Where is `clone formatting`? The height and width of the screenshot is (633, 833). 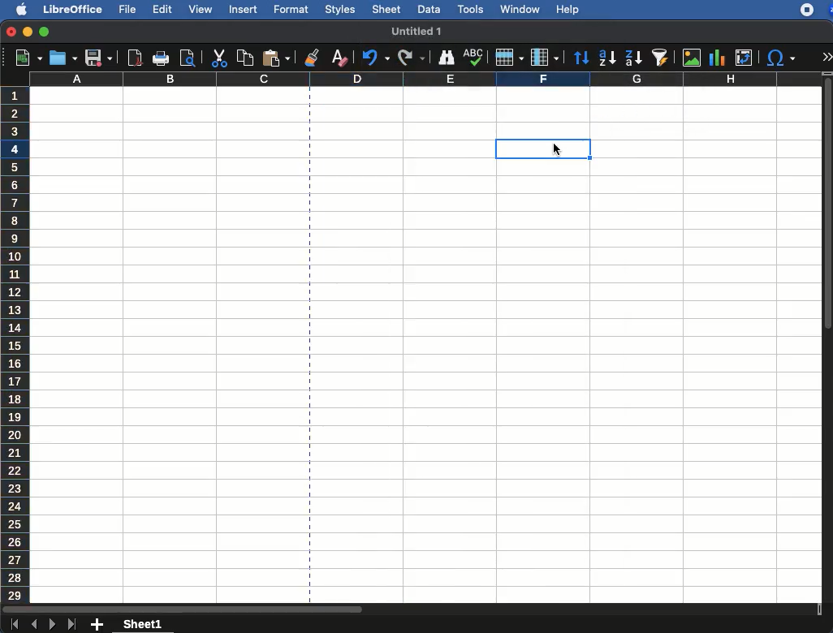 clone formatting is located at coordinates (311, 57).